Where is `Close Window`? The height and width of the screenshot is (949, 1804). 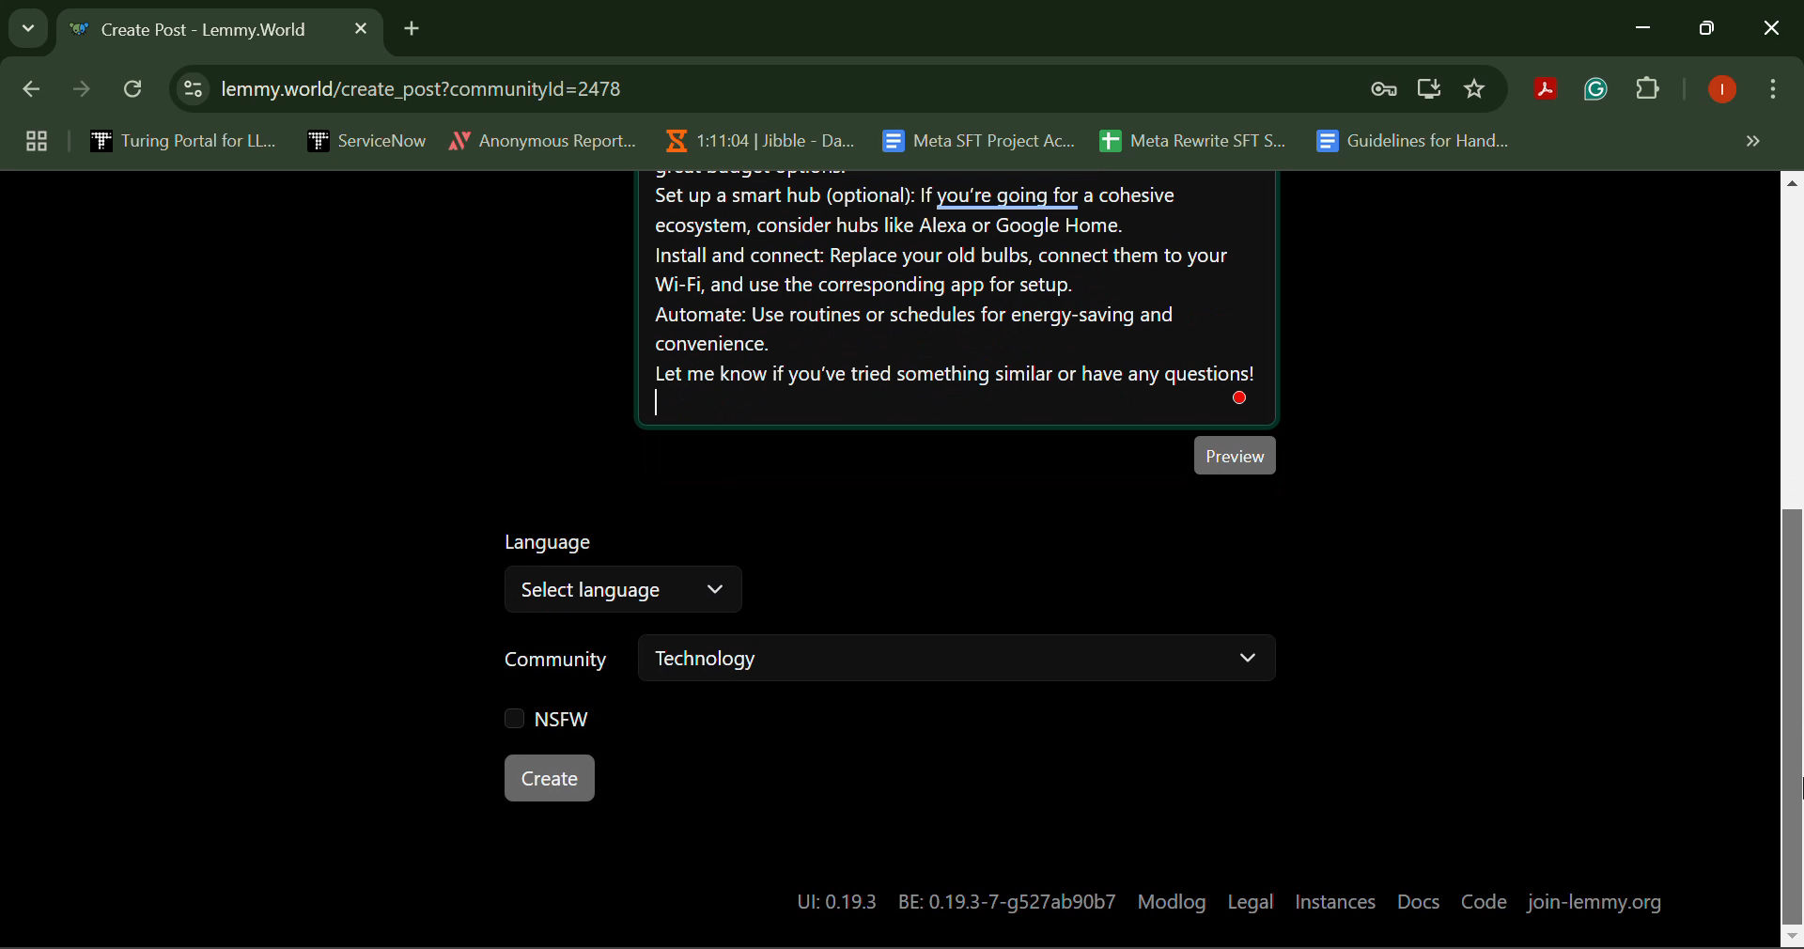
Close Window is located at coordinates (1772, 30).